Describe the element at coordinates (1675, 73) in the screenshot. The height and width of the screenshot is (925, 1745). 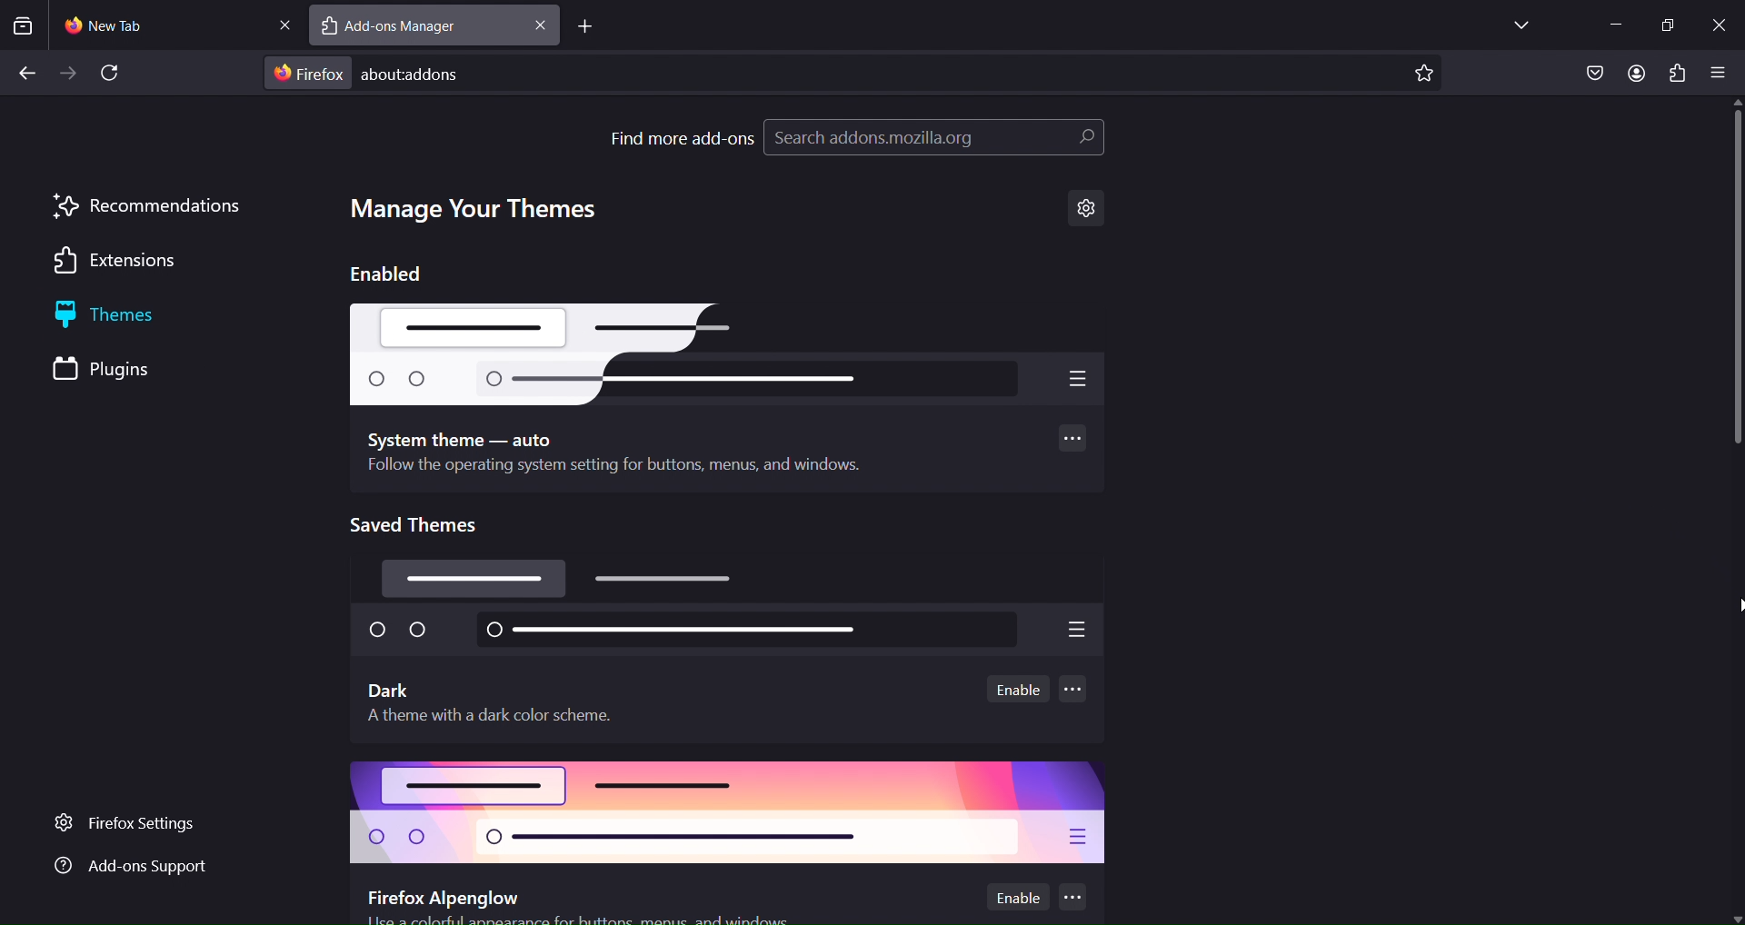
I see `extensions` at that location.